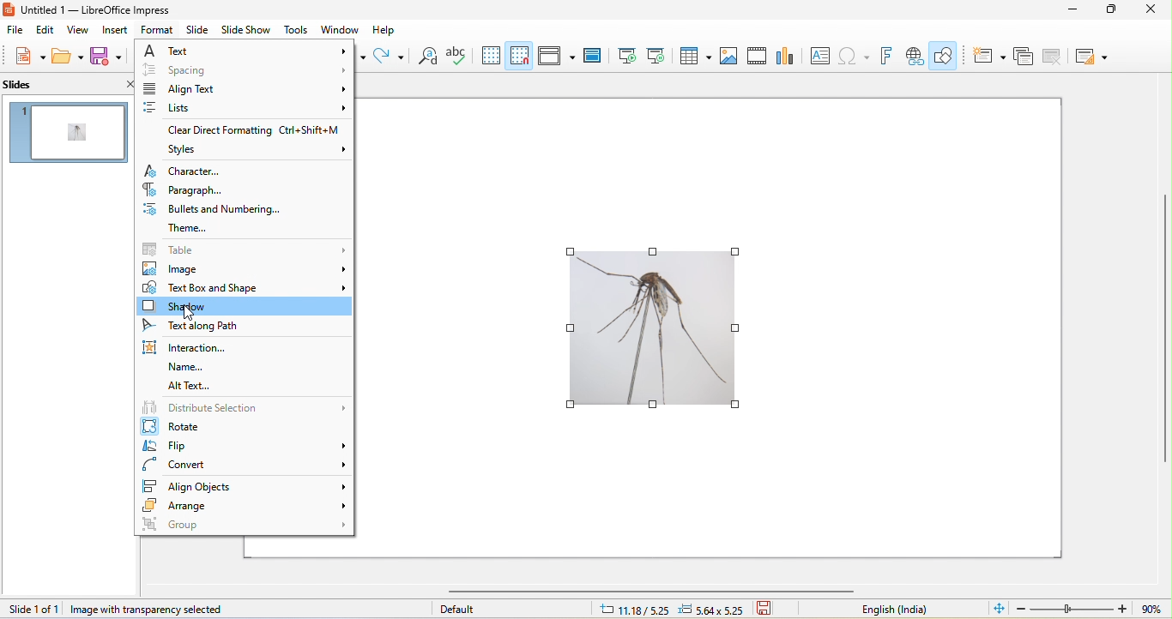 The height and width of the screenshot is (619, 1172). Describe the element at coordinates (245, 426) in the screenshot. I see `rotate` at that location.